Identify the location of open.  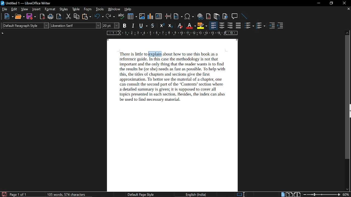
(19, 17).